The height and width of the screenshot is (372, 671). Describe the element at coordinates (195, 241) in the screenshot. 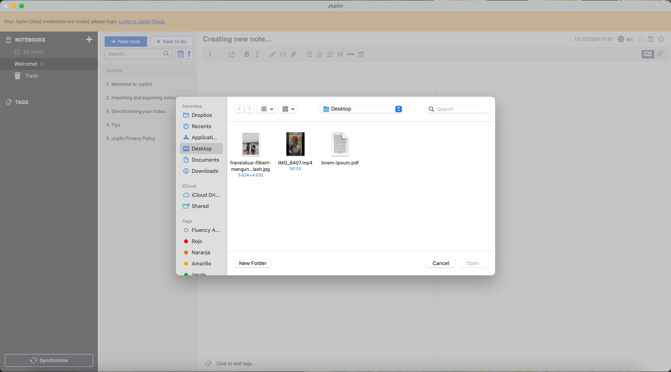

I see `red tag` at that location.